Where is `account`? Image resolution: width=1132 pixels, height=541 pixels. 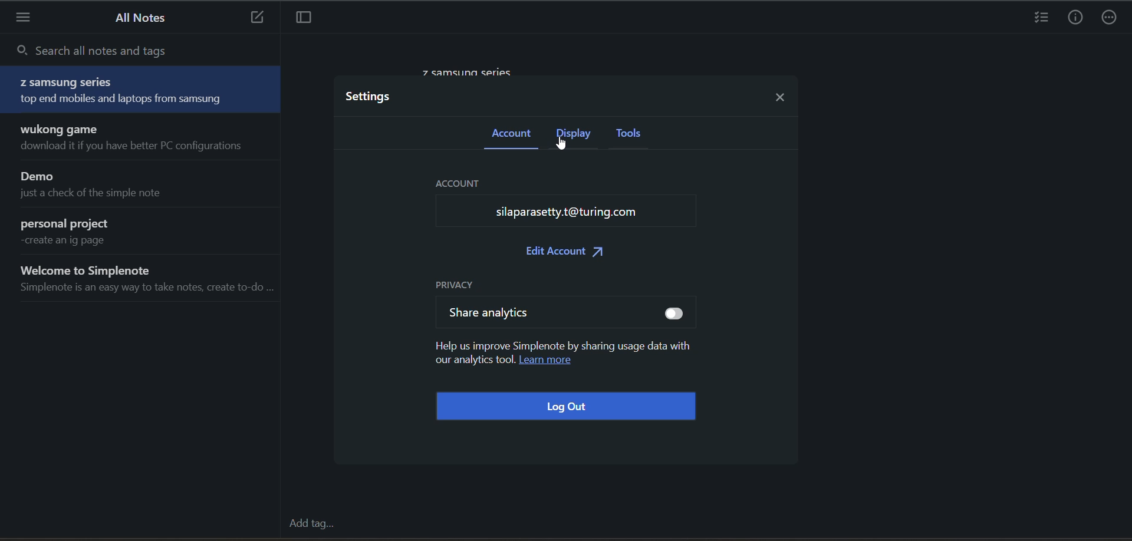 account is located at coordinates (516, 136).